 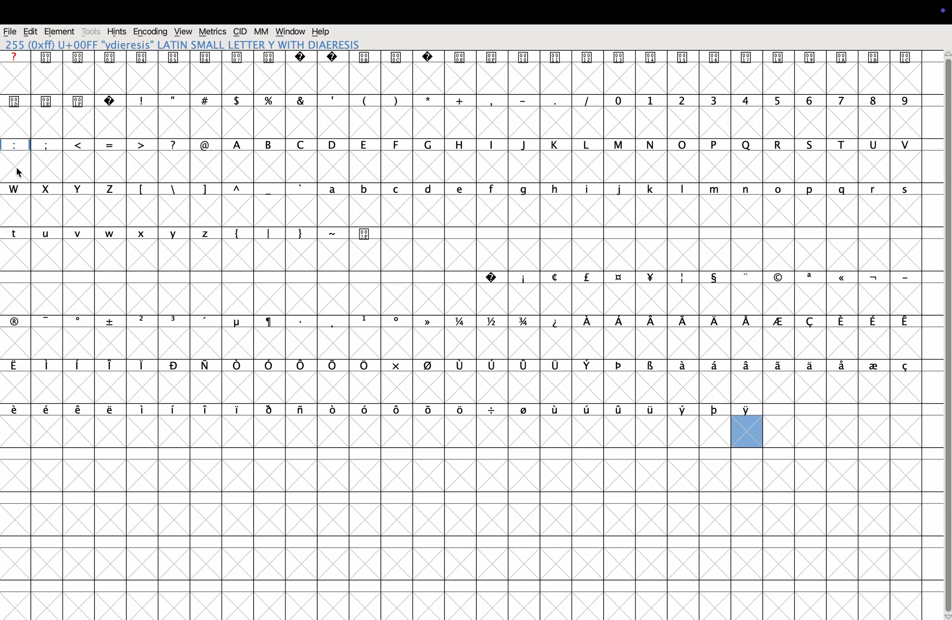 What do you see at coordinates (332, 160) in the screenshot?
I see `D` at bounding box center [332, 160].